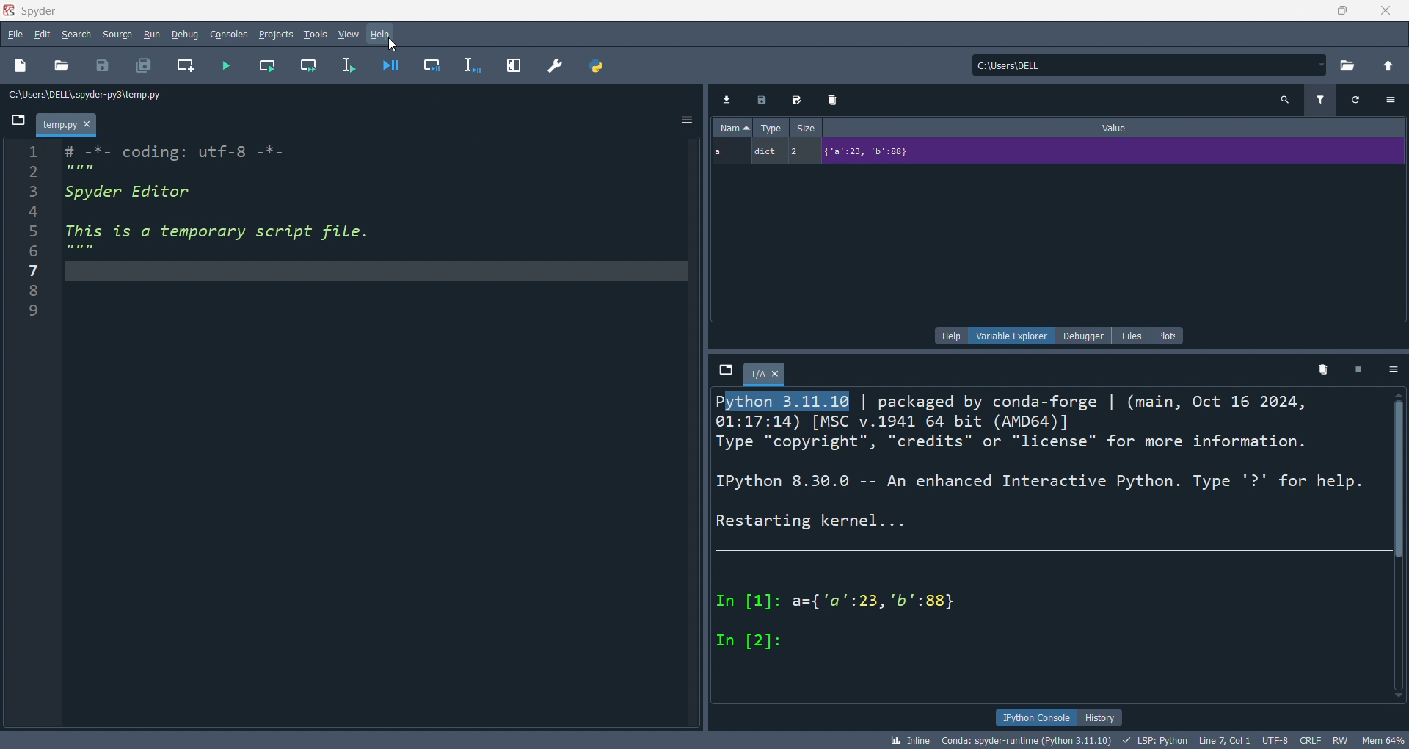 The image size is (1409, 749). What do you see at coordinates (767, 374) in the screenshot?
I see `1/A` at bounding box center [767, 374].